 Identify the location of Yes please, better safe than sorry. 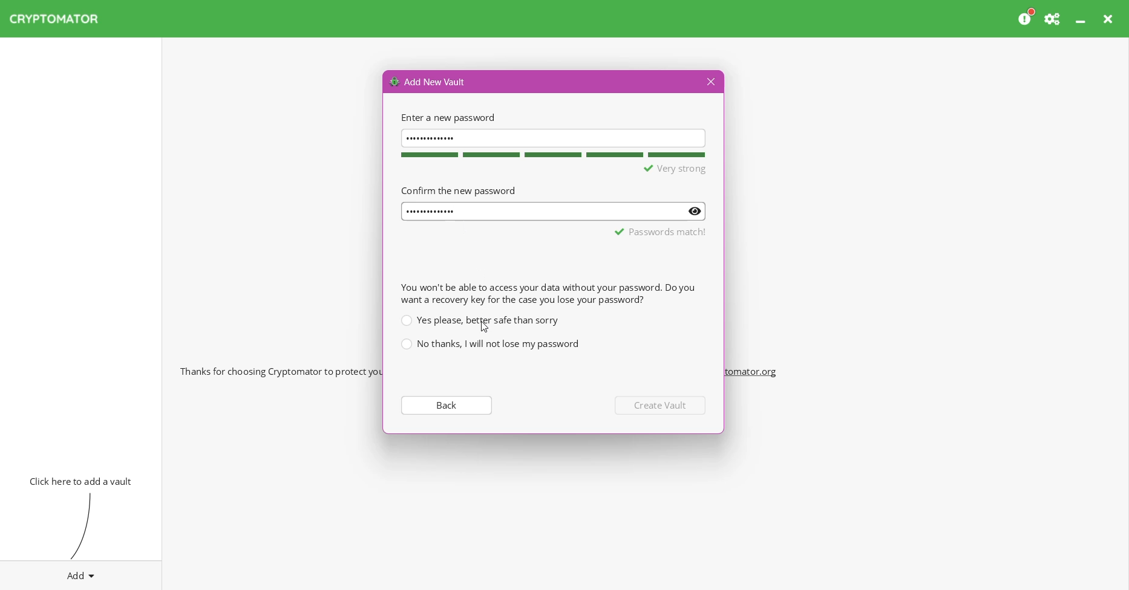
(479, 320).